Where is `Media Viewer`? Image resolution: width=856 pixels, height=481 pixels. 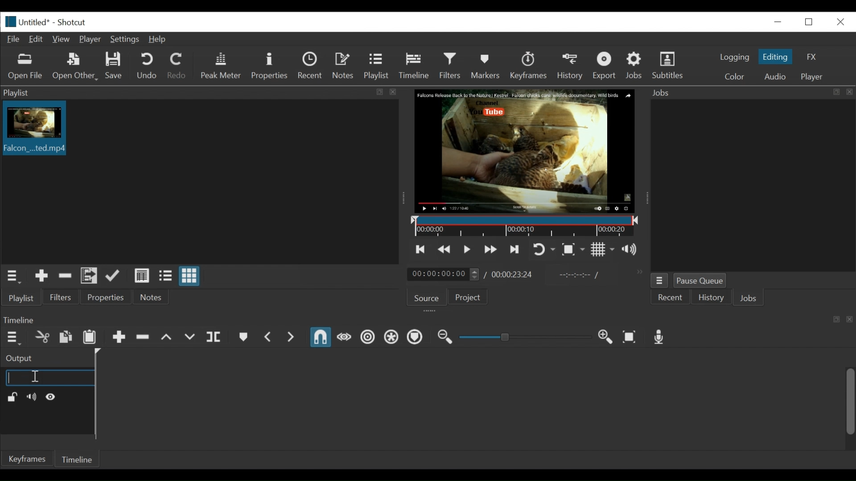
Media Viewer is located at coordinates (525, 152).